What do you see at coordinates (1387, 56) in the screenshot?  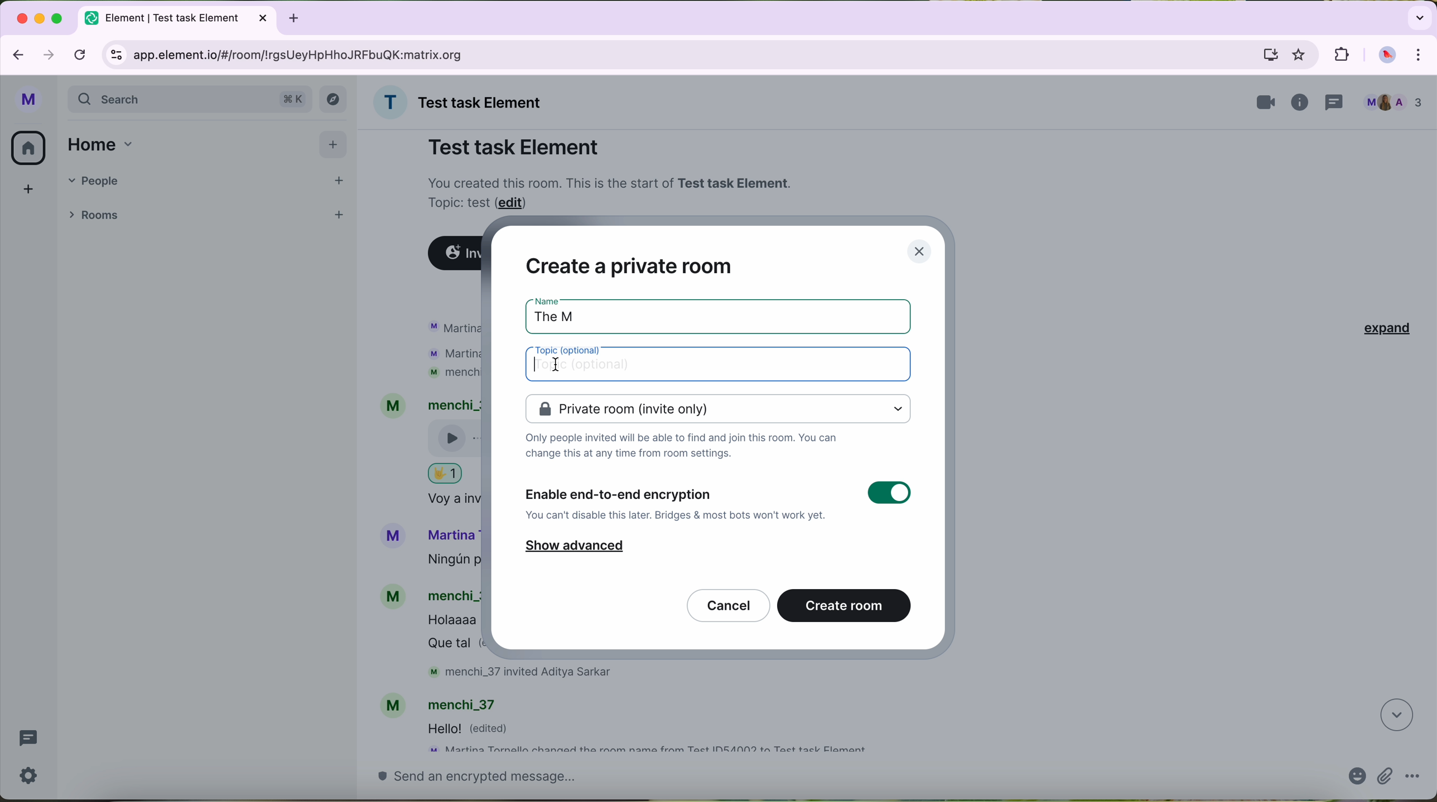 I see `profile picture` at bounding box center [1387, 56].